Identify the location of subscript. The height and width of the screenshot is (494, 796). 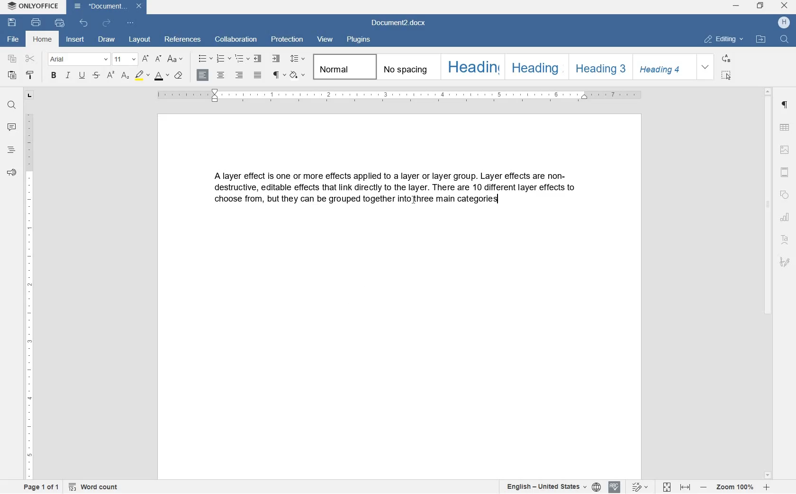
(126, 76).